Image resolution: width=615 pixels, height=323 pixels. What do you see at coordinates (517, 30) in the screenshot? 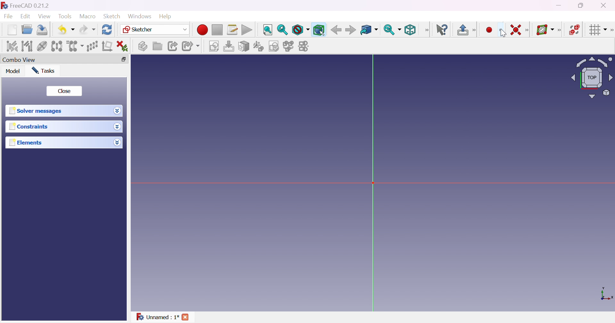
I see `Constrain coincident` at bounding box center [517, 30].